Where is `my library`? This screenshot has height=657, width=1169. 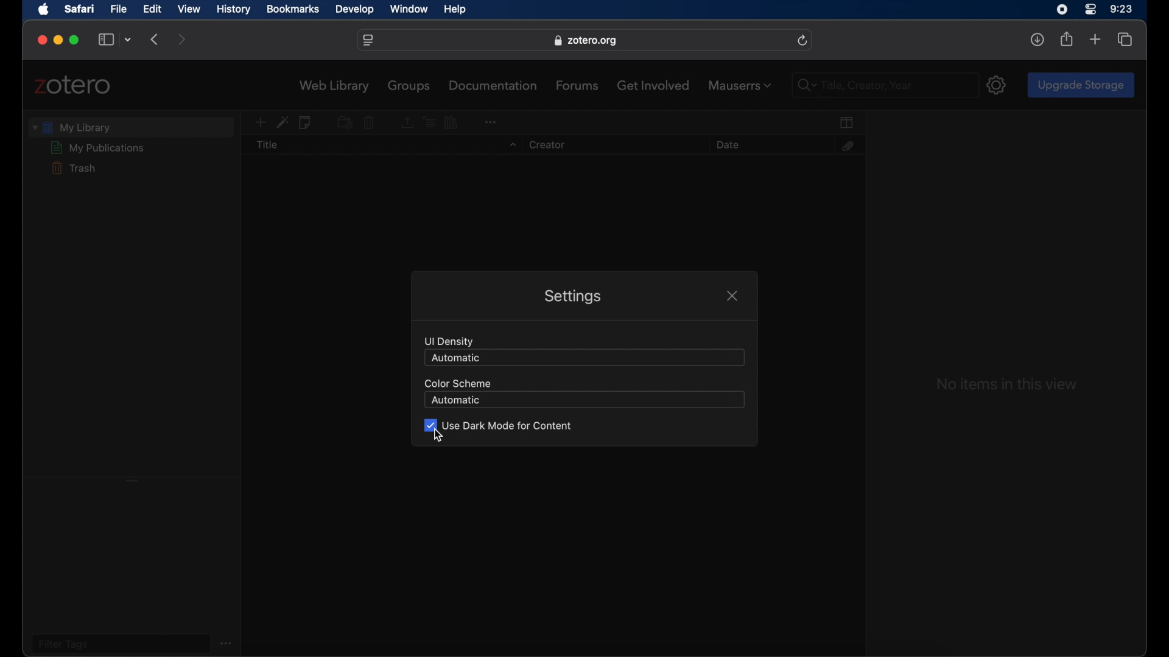
my library is located at coordinates (72, 127).